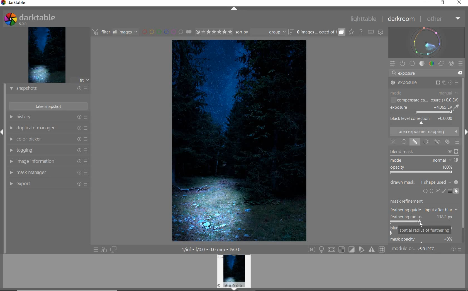  Describe the element at coordinates (443, 19) in the screenshot. I see `OTHER` at that location.